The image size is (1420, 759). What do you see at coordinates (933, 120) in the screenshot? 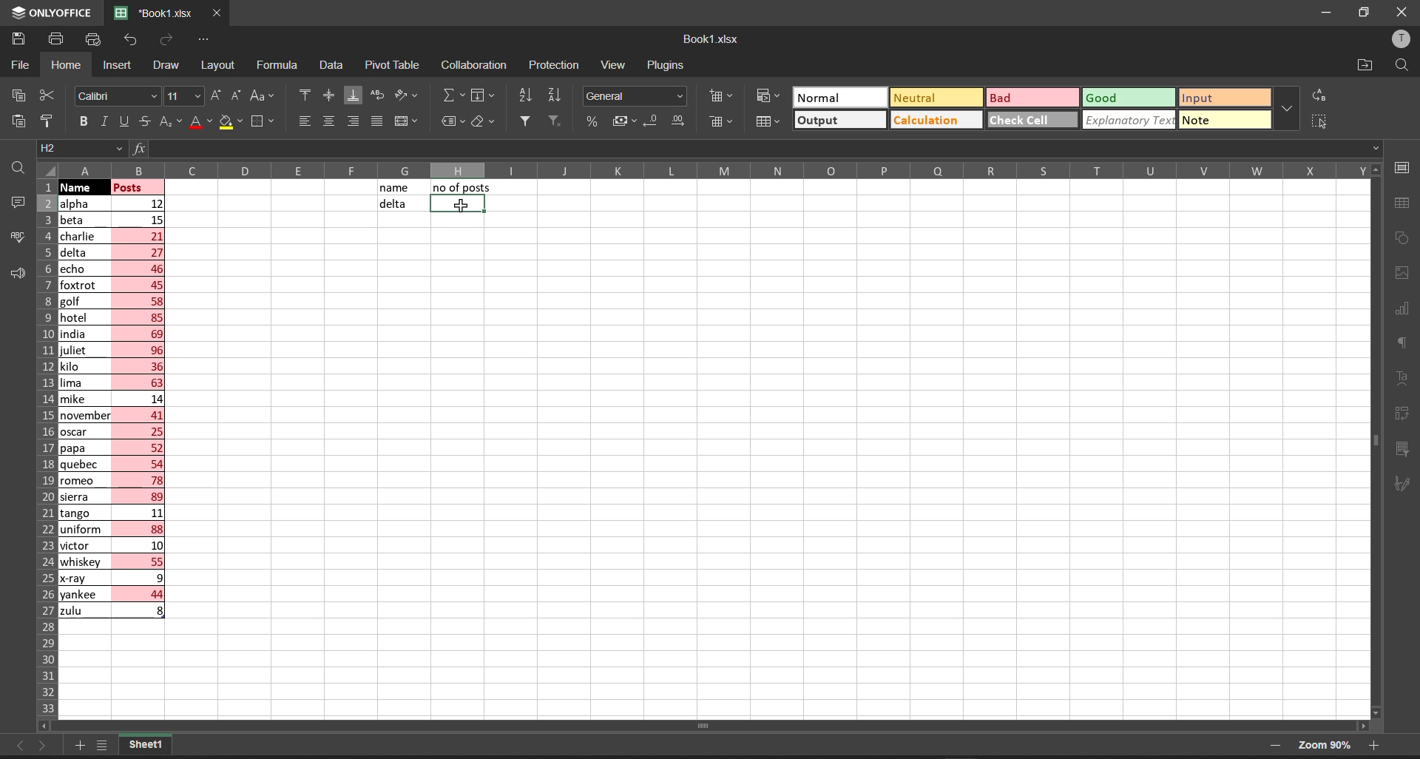
I see `calculation` at bounding box center [933, 120].